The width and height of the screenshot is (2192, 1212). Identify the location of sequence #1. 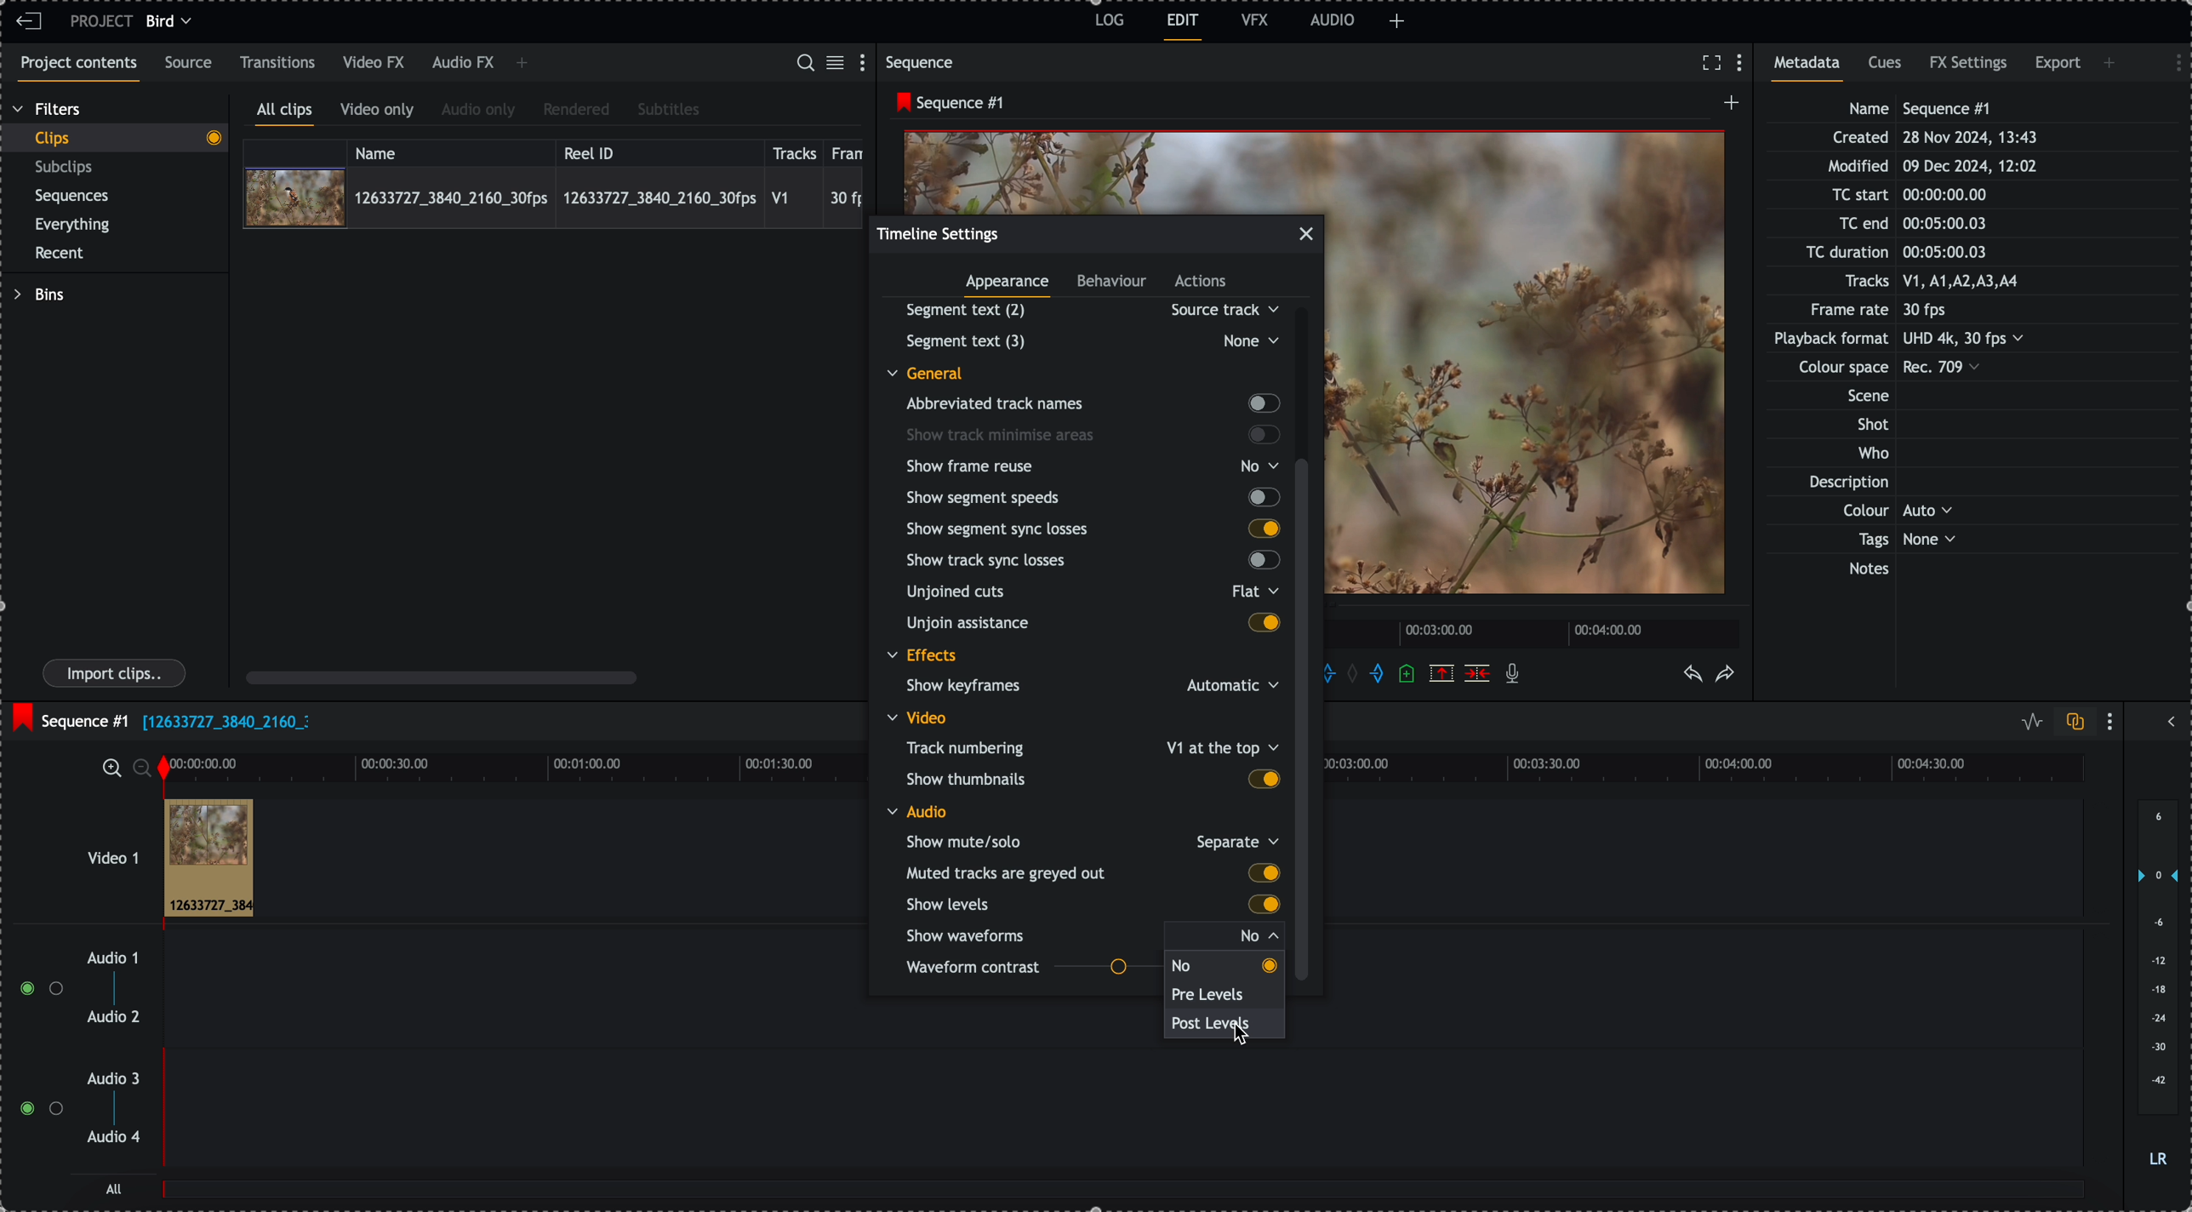
(945, 103).